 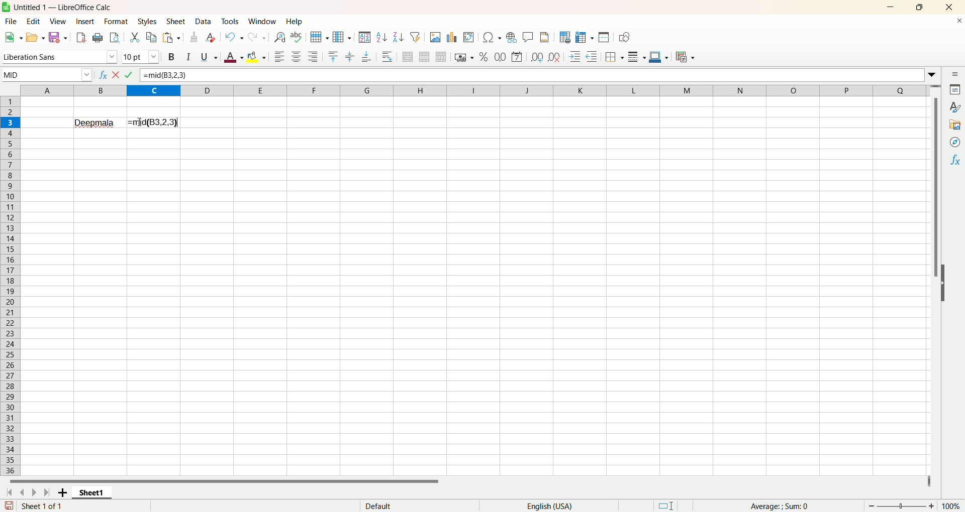 What do you see at coordinates (194, 37) in the screenshot?
I see `Clone formatting` at bounding box center [194, 37].